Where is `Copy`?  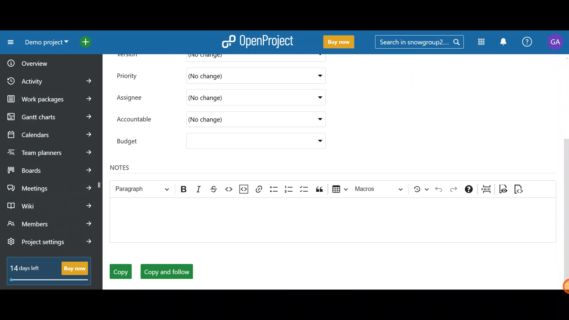
Copy is located at coordinates (122, 271).